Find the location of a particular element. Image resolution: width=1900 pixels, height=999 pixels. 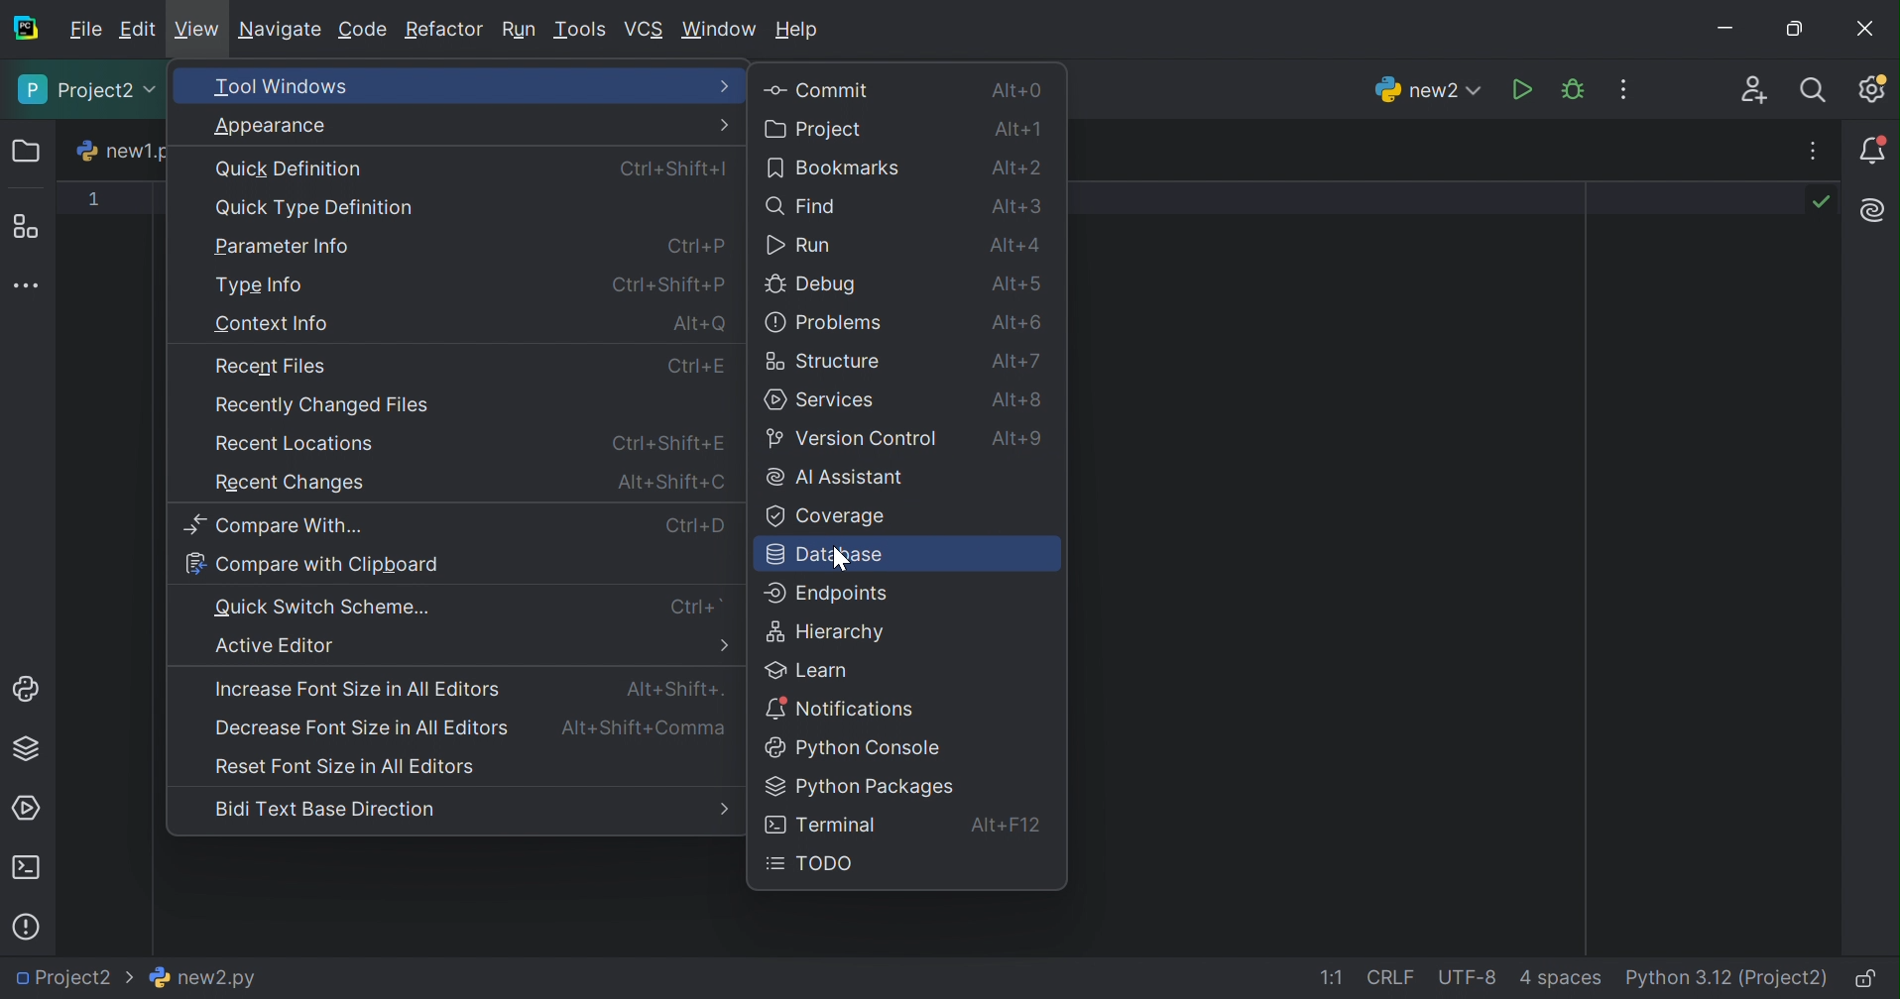

Project is located at coordinates (816, 129).